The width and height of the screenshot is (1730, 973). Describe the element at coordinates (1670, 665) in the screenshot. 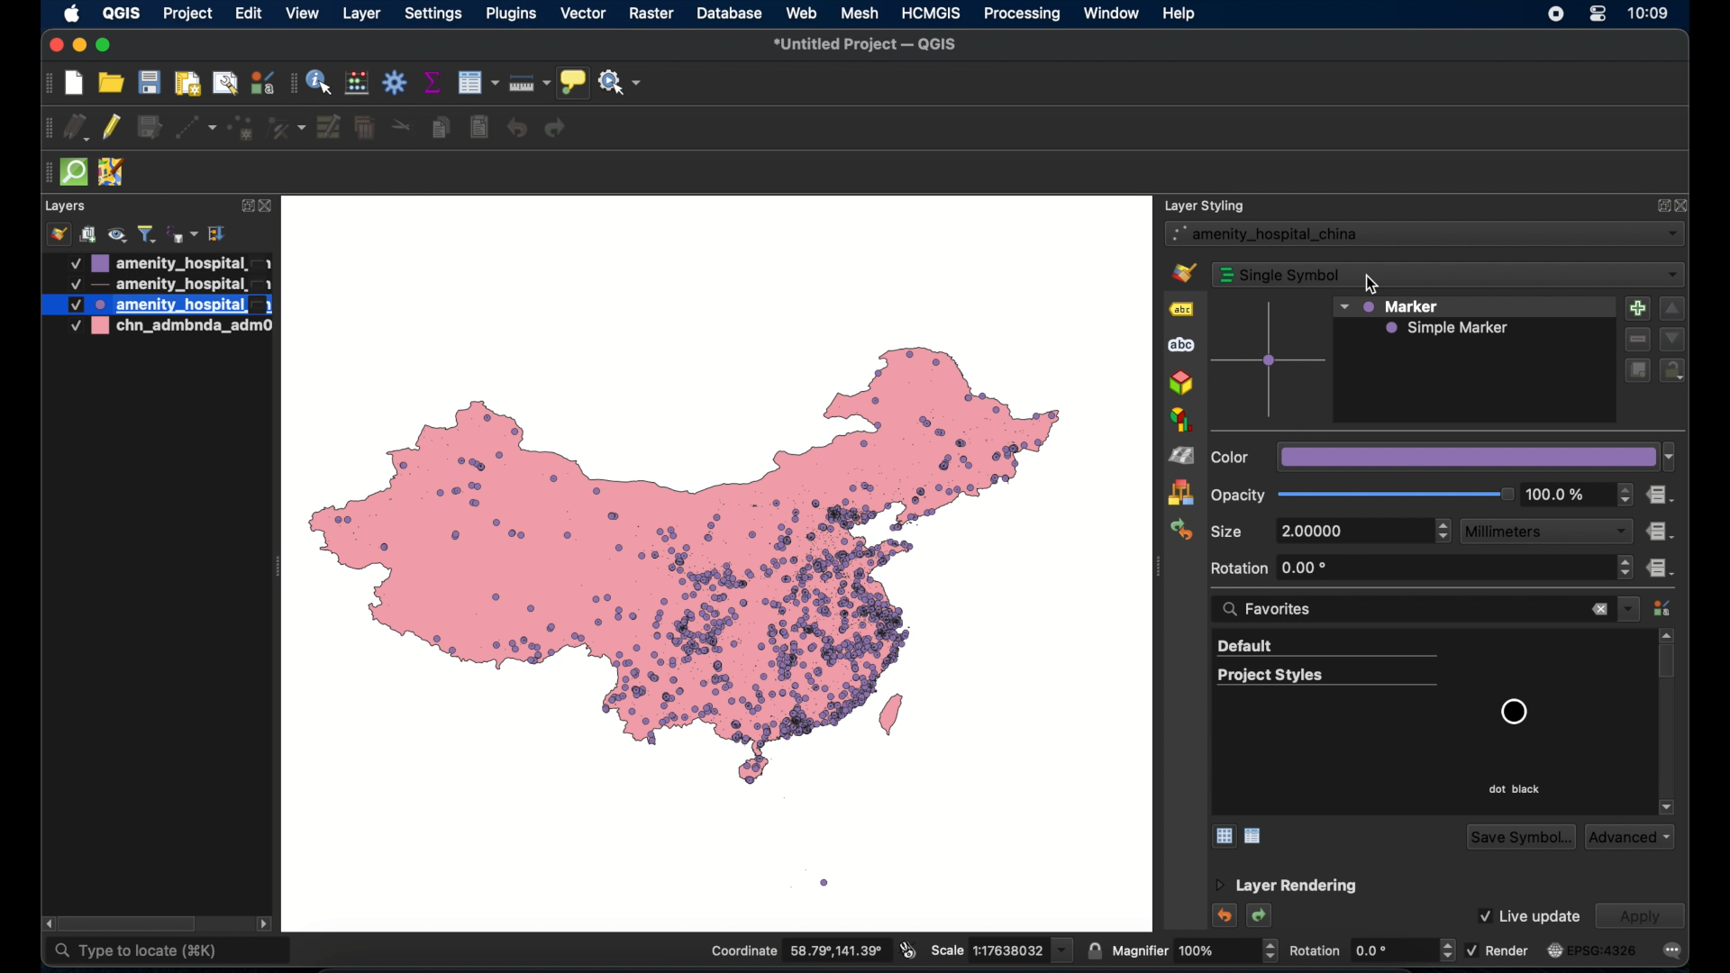

I see `scroll box` at that location.